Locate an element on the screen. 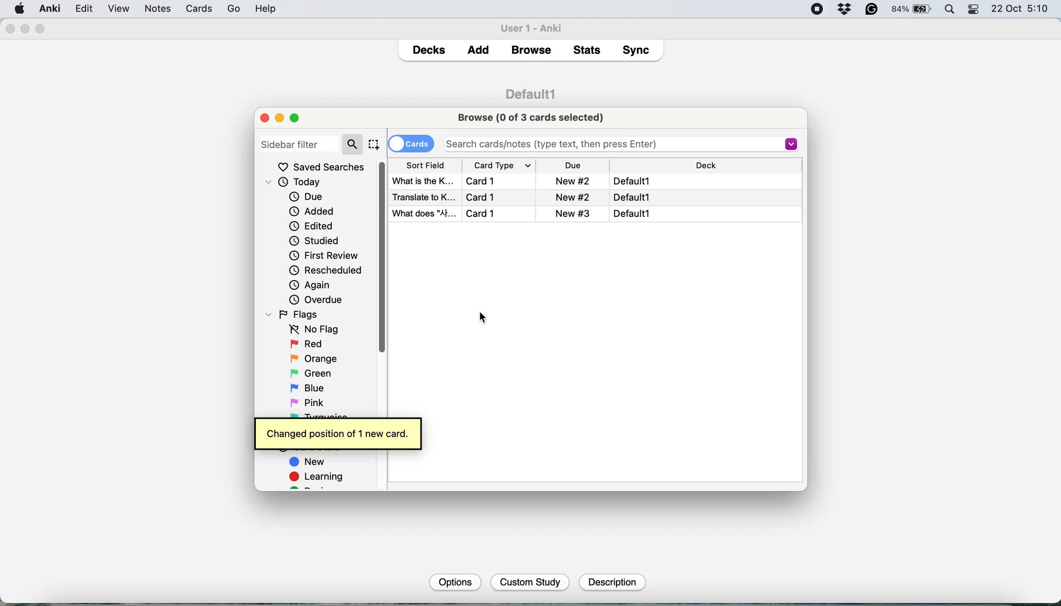  Custom study is located at coordinates (530, 583).